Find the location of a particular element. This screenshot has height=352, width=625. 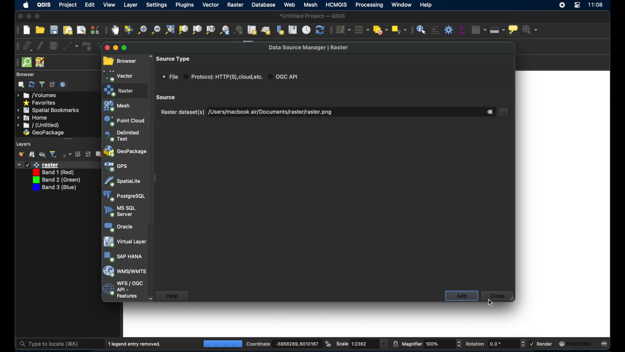

edit is located at coordinates (90, 5).